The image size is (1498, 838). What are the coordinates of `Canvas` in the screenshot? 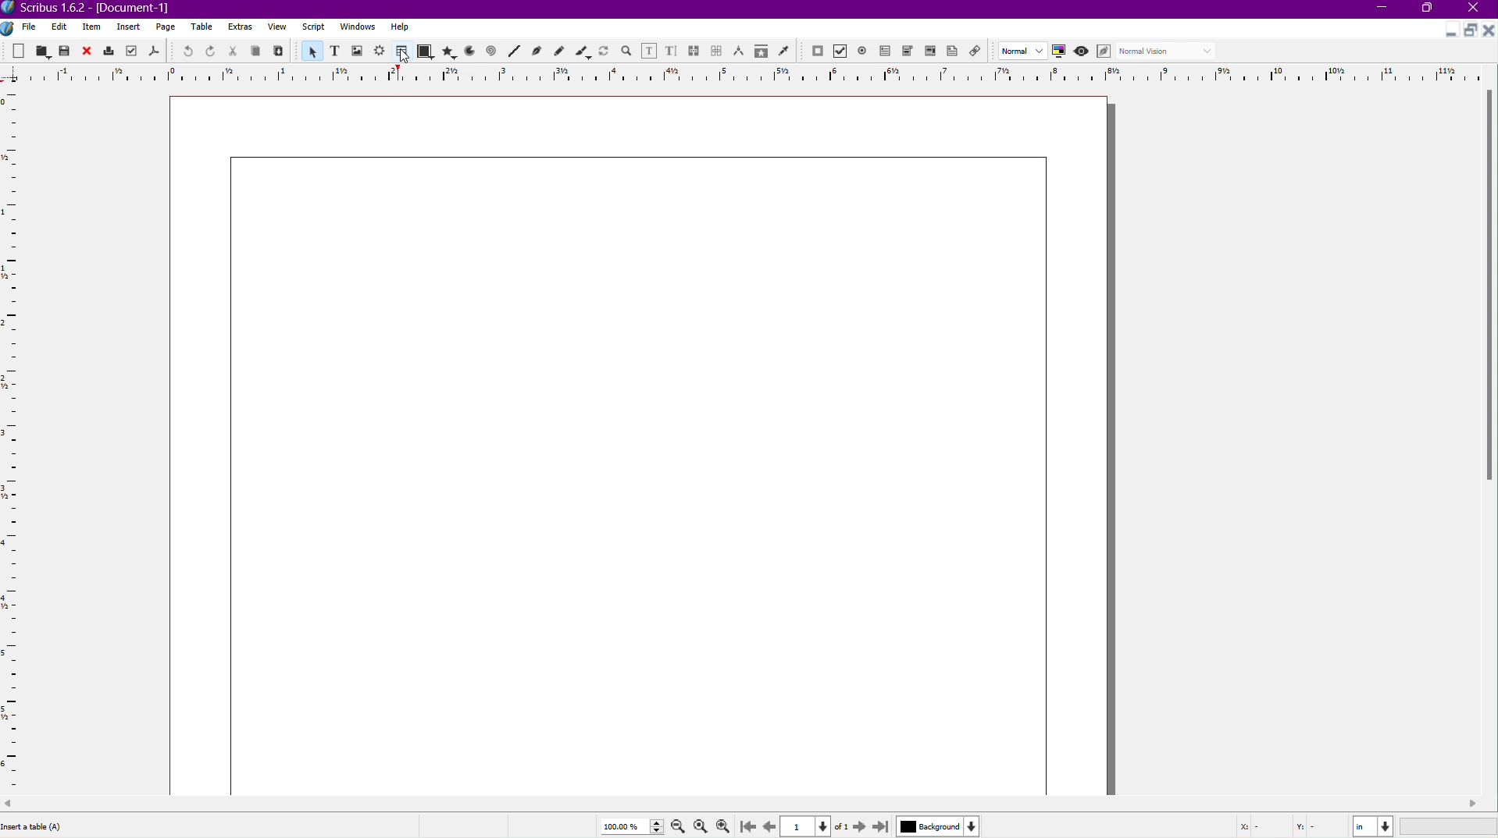 It's located at (643, 445).